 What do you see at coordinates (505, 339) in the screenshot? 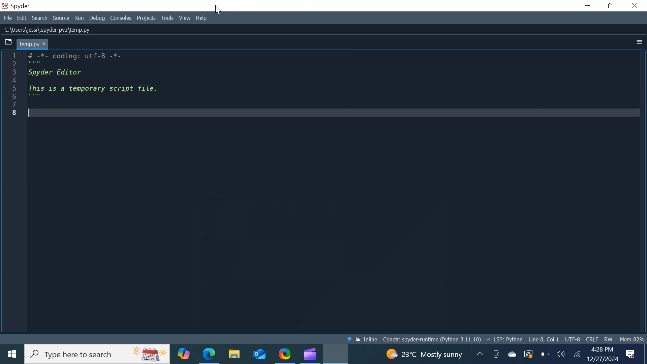
I see `Language` at bounding box center [505, 339].